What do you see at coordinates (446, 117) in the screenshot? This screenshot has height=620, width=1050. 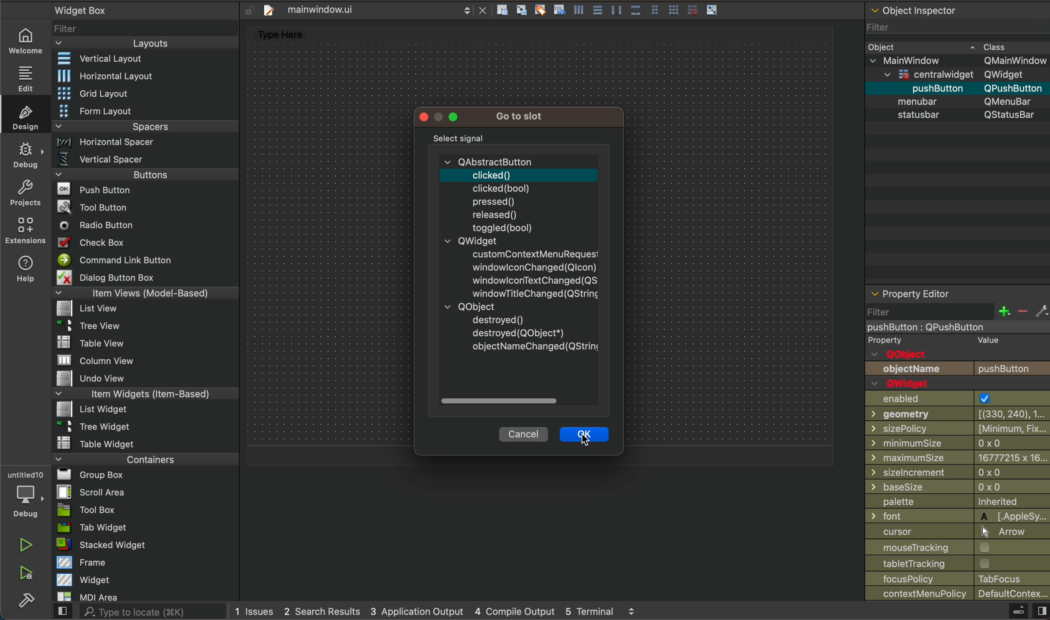 I see `window menus` at bounding box center [446, 117].